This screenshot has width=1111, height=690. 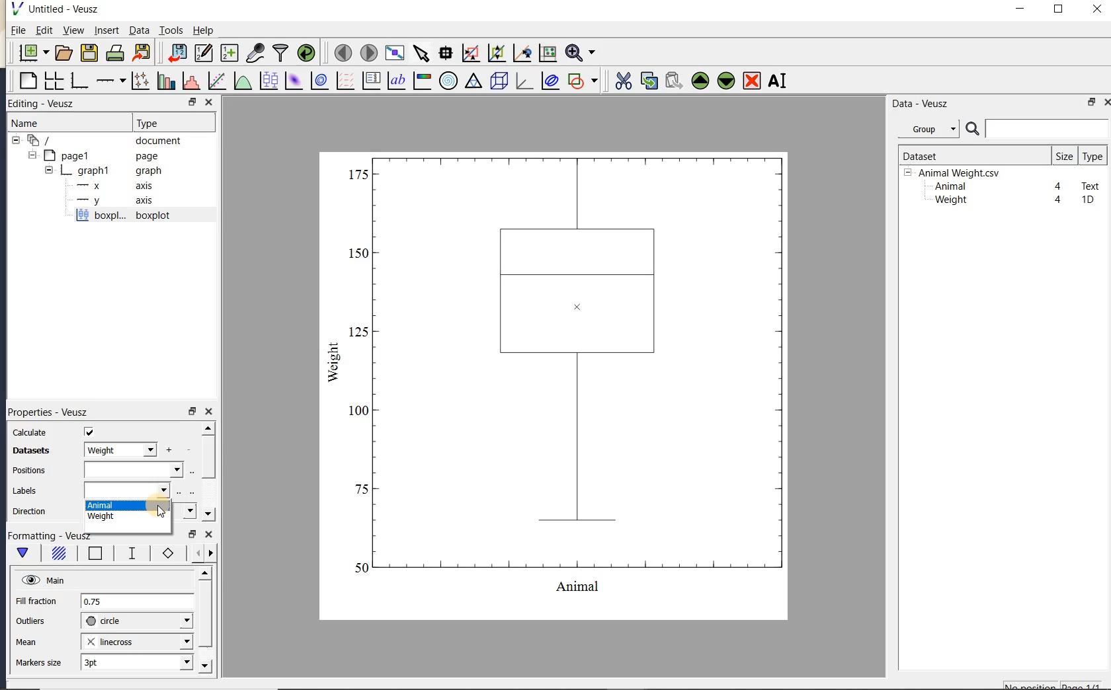 What do you see at coordinates (119, 449) in the screenshot?
I see `data` at bounding box center [119, 449].